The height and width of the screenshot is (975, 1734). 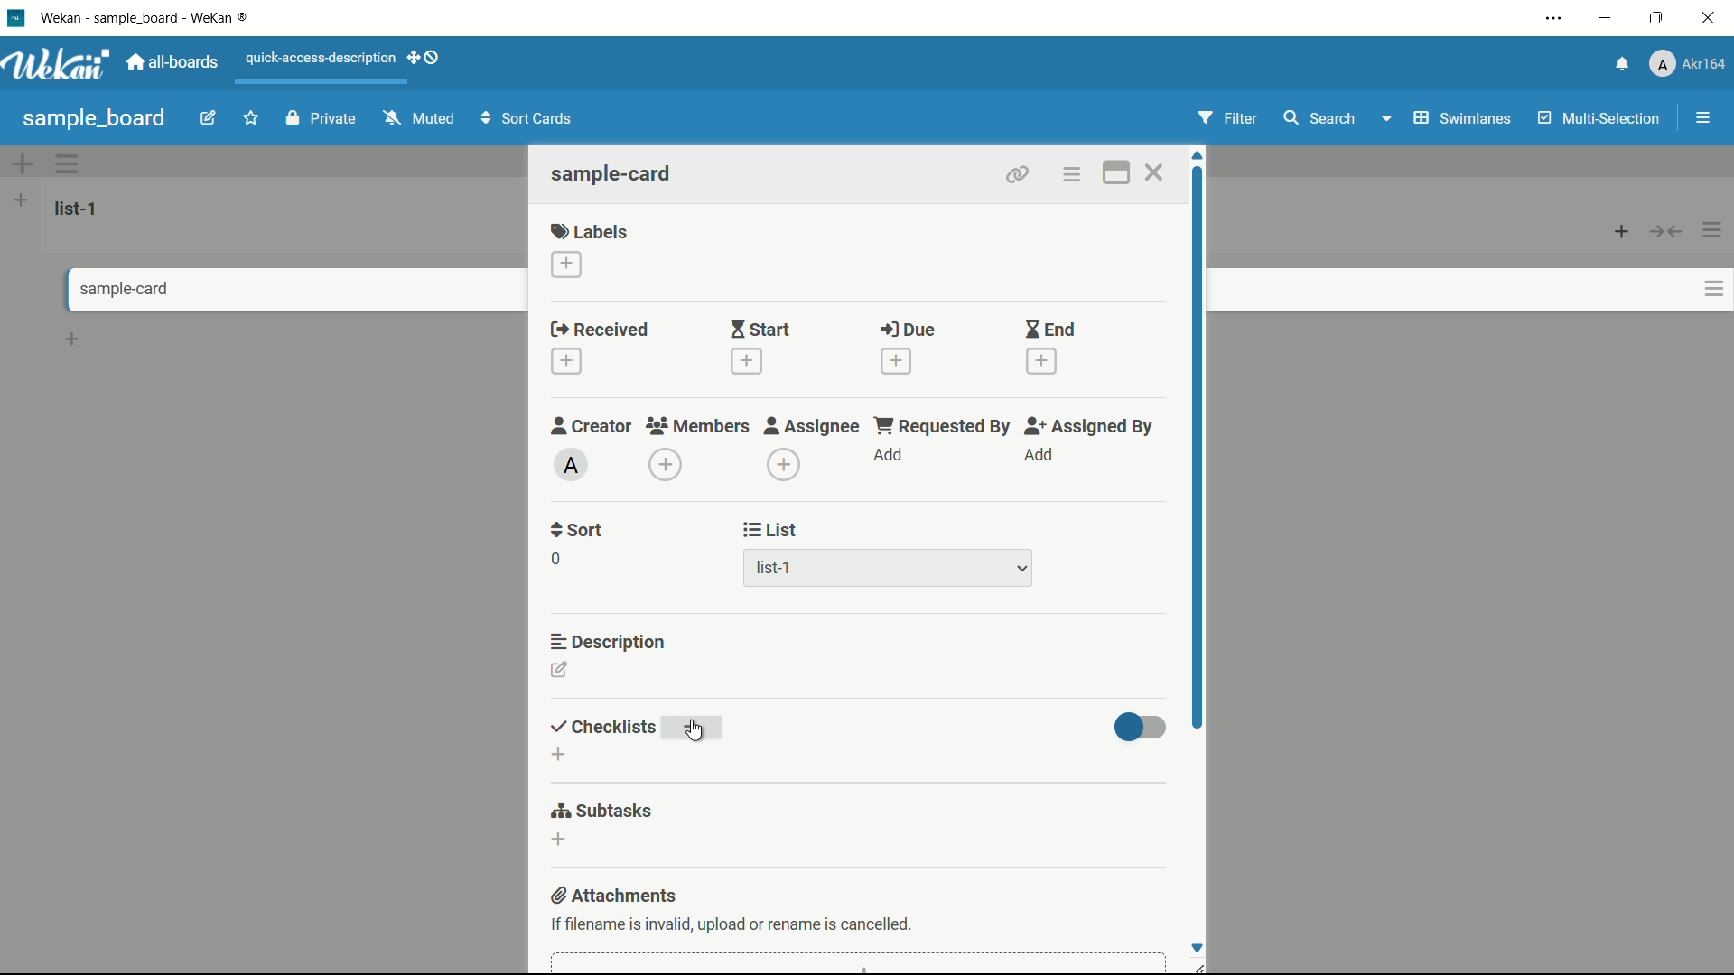 What do you see at coordinates (1199, 155) in the screenshot?
I see `scroll up` at bounding box center [1199, 155].